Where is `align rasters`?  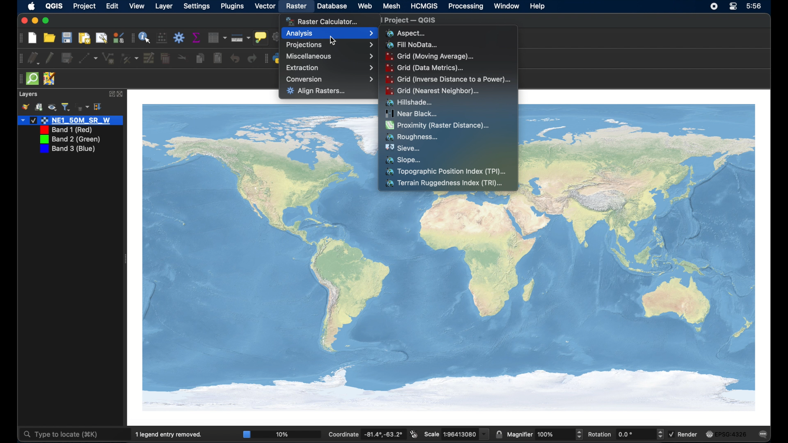
align rasters is located at coordinates (316, 91).